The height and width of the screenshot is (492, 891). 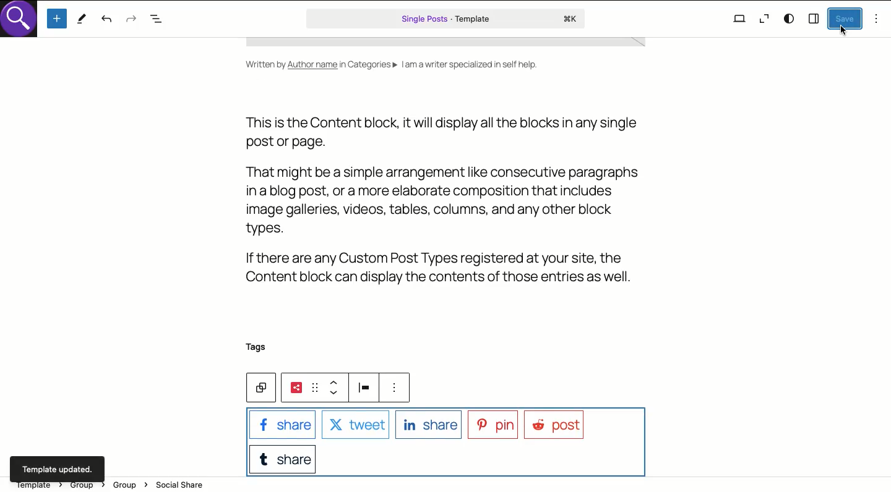 What do you see at coordinates (447, 19) in the screenshot?
I see `Single posts template` at bounding box center [447, 19].